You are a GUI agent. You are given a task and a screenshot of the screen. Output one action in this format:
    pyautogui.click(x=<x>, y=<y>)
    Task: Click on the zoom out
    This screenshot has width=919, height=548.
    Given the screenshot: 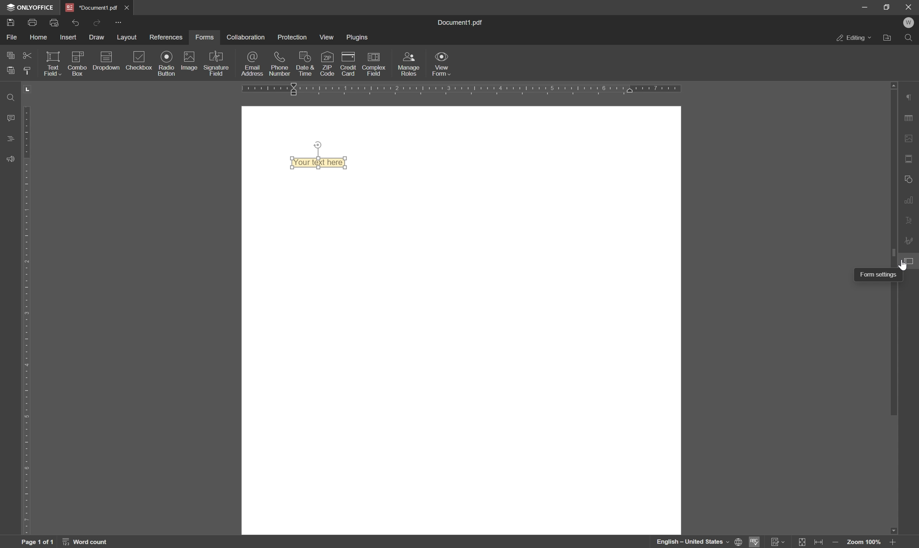 What is the action you would take?
    pyautogui.click(x=836, y=543)
    